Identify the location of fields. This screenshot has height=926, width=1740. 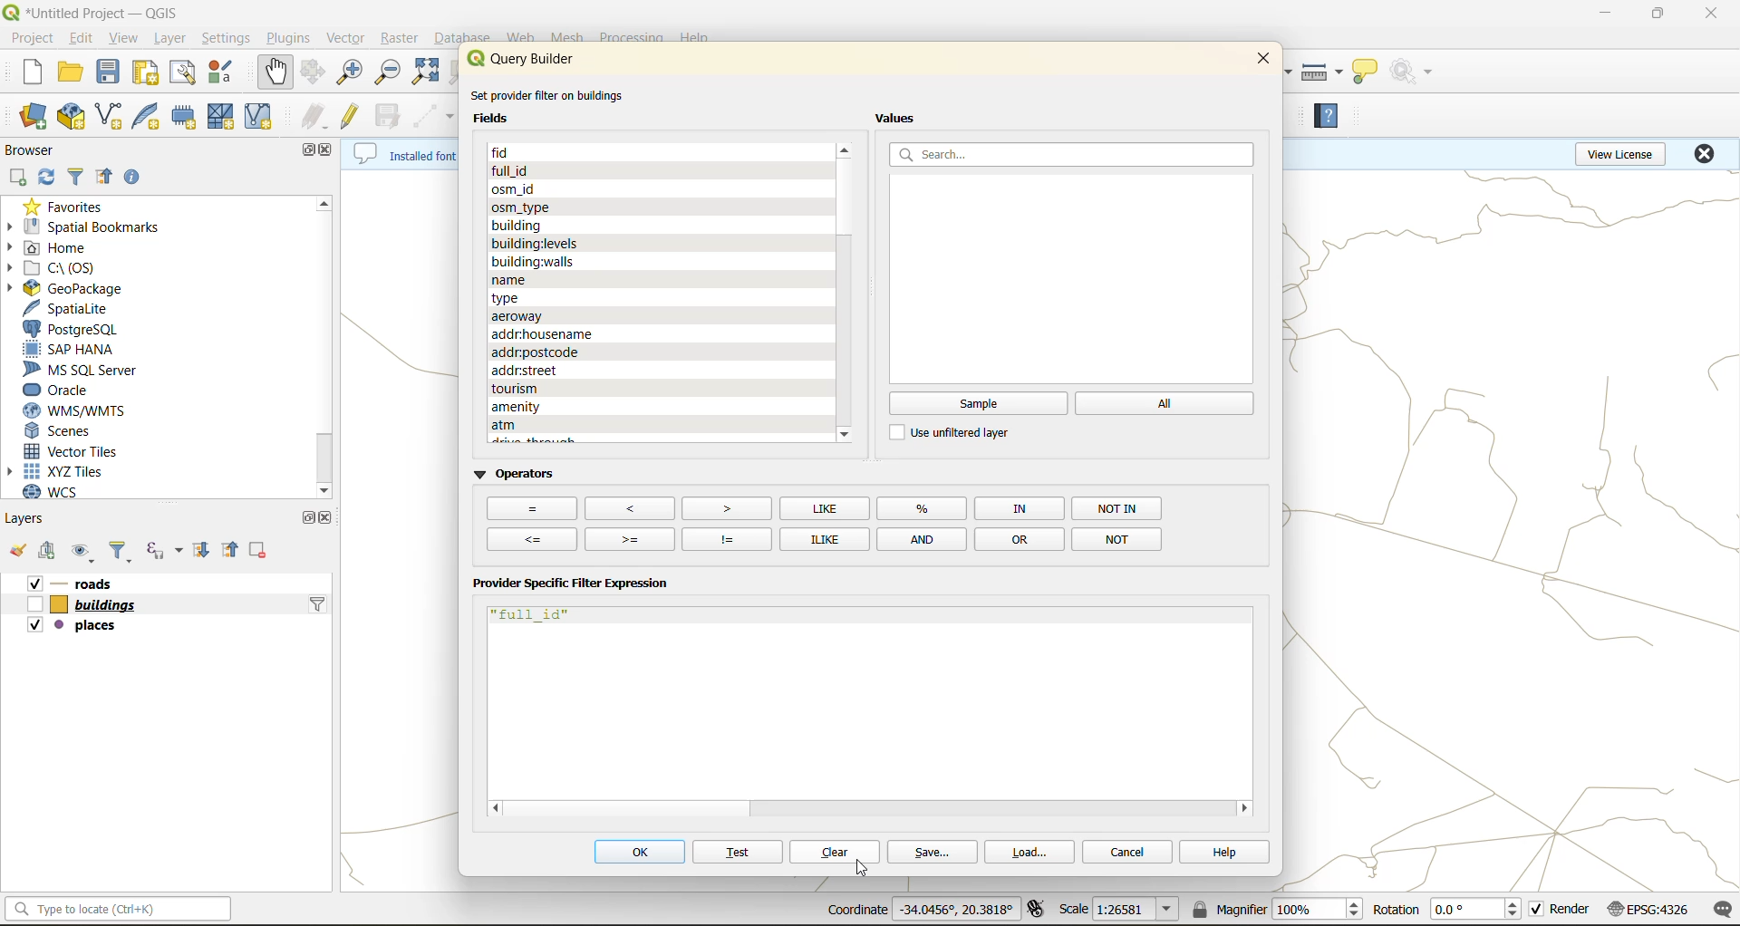
(552, 405).